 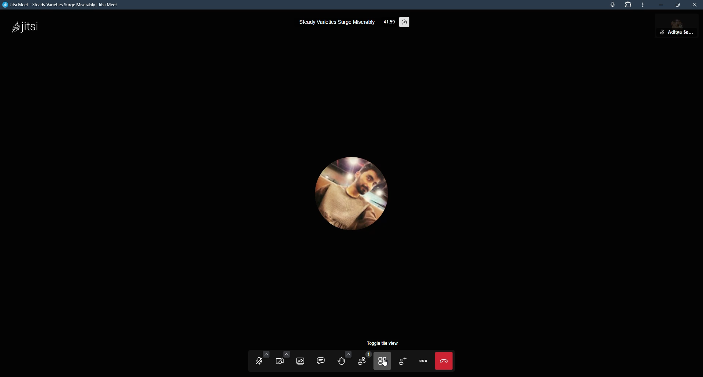 I want to click on maximize, so click(x=679, y=5).